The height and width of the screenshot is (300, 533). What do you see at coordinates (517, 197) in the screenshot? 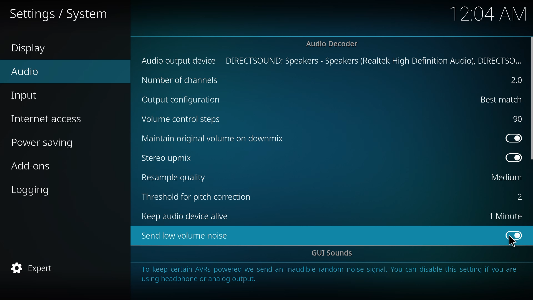
I see `2` at bounding box center [517, 197].